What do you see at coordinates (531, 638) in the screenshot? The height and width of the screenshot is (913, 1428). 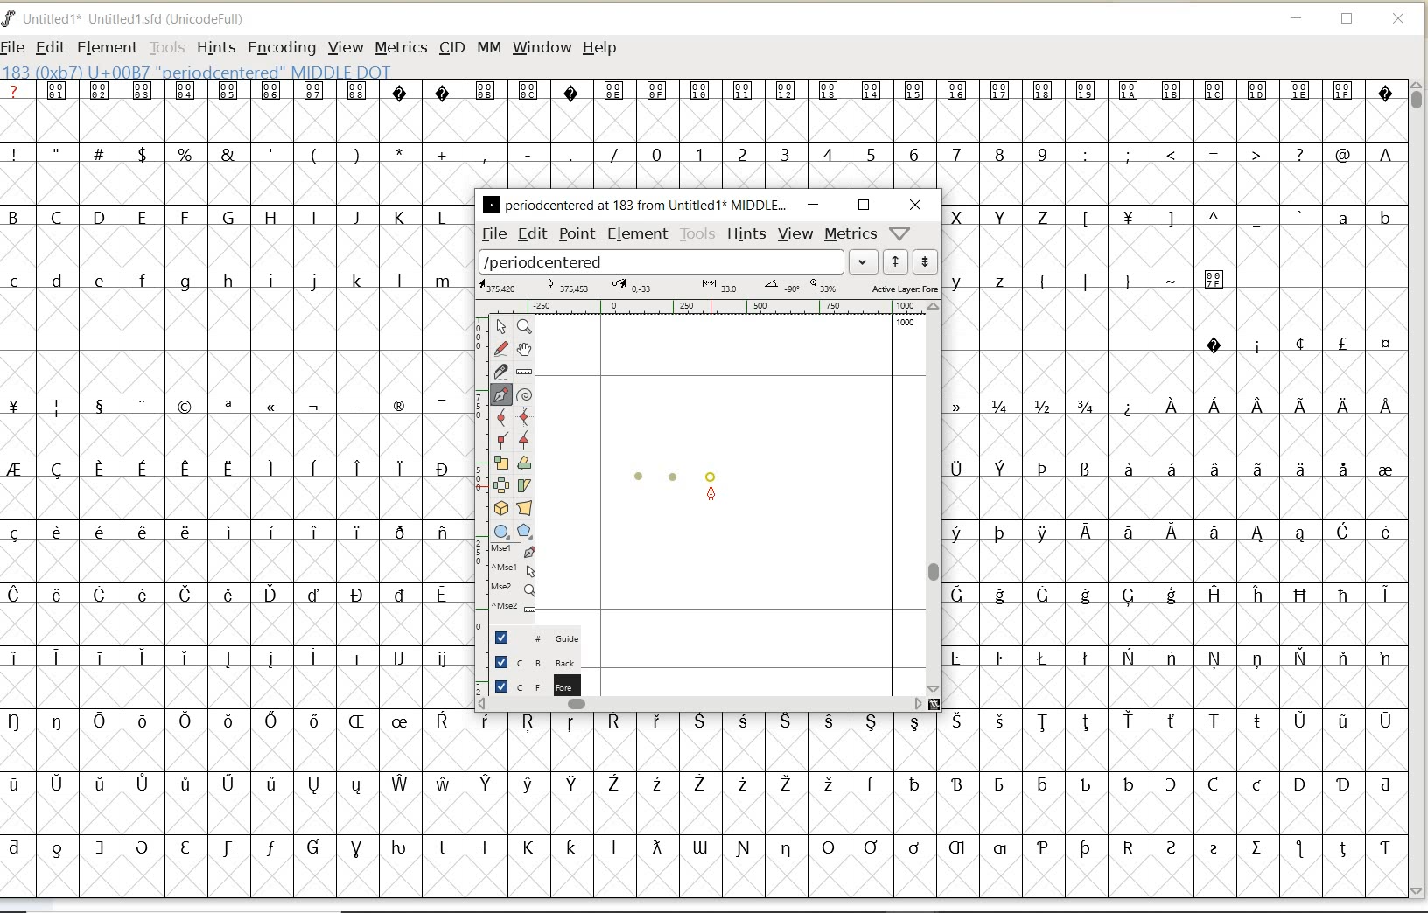 I see `guide` at bounding box center [531, 638].